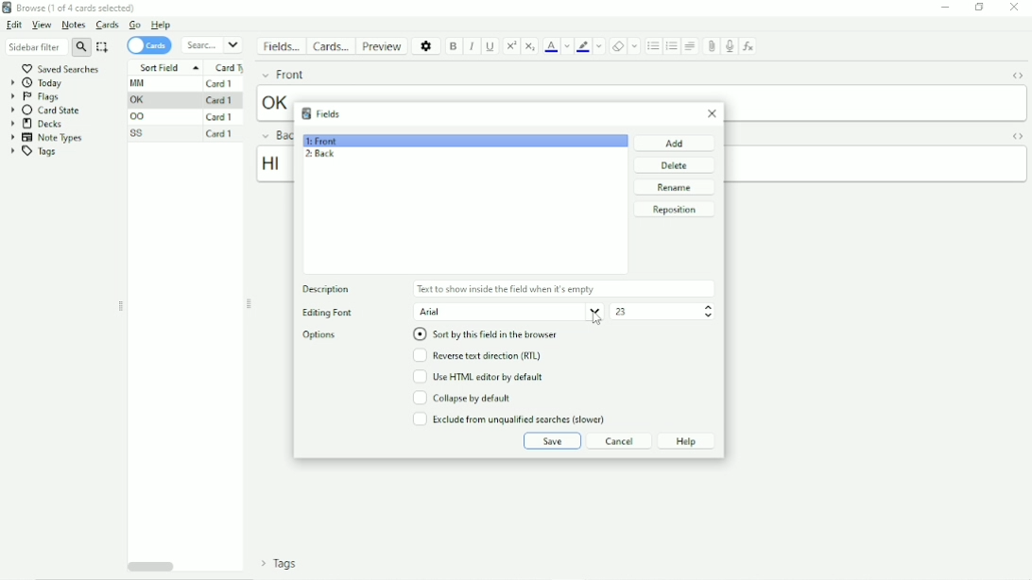  Describe the element at coordinates (230, 67) in the screenshot. I see `Card type` at that location.